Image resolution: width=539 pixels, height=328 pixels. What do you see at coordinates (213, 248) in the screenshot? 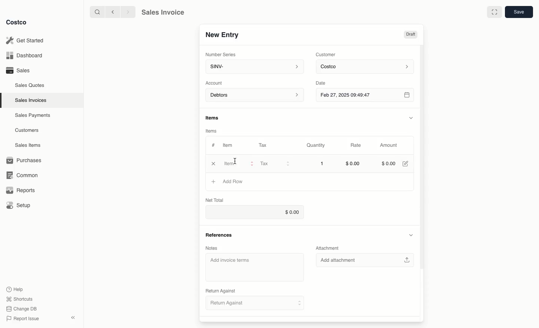
I see `Notes` at bounding box center [213, 248].